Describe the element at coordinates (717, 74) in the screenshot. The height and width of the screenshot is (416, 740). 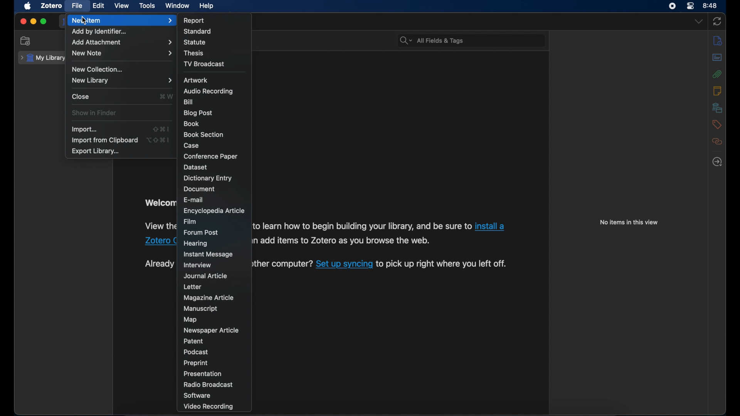
I see `attachments` at that location.